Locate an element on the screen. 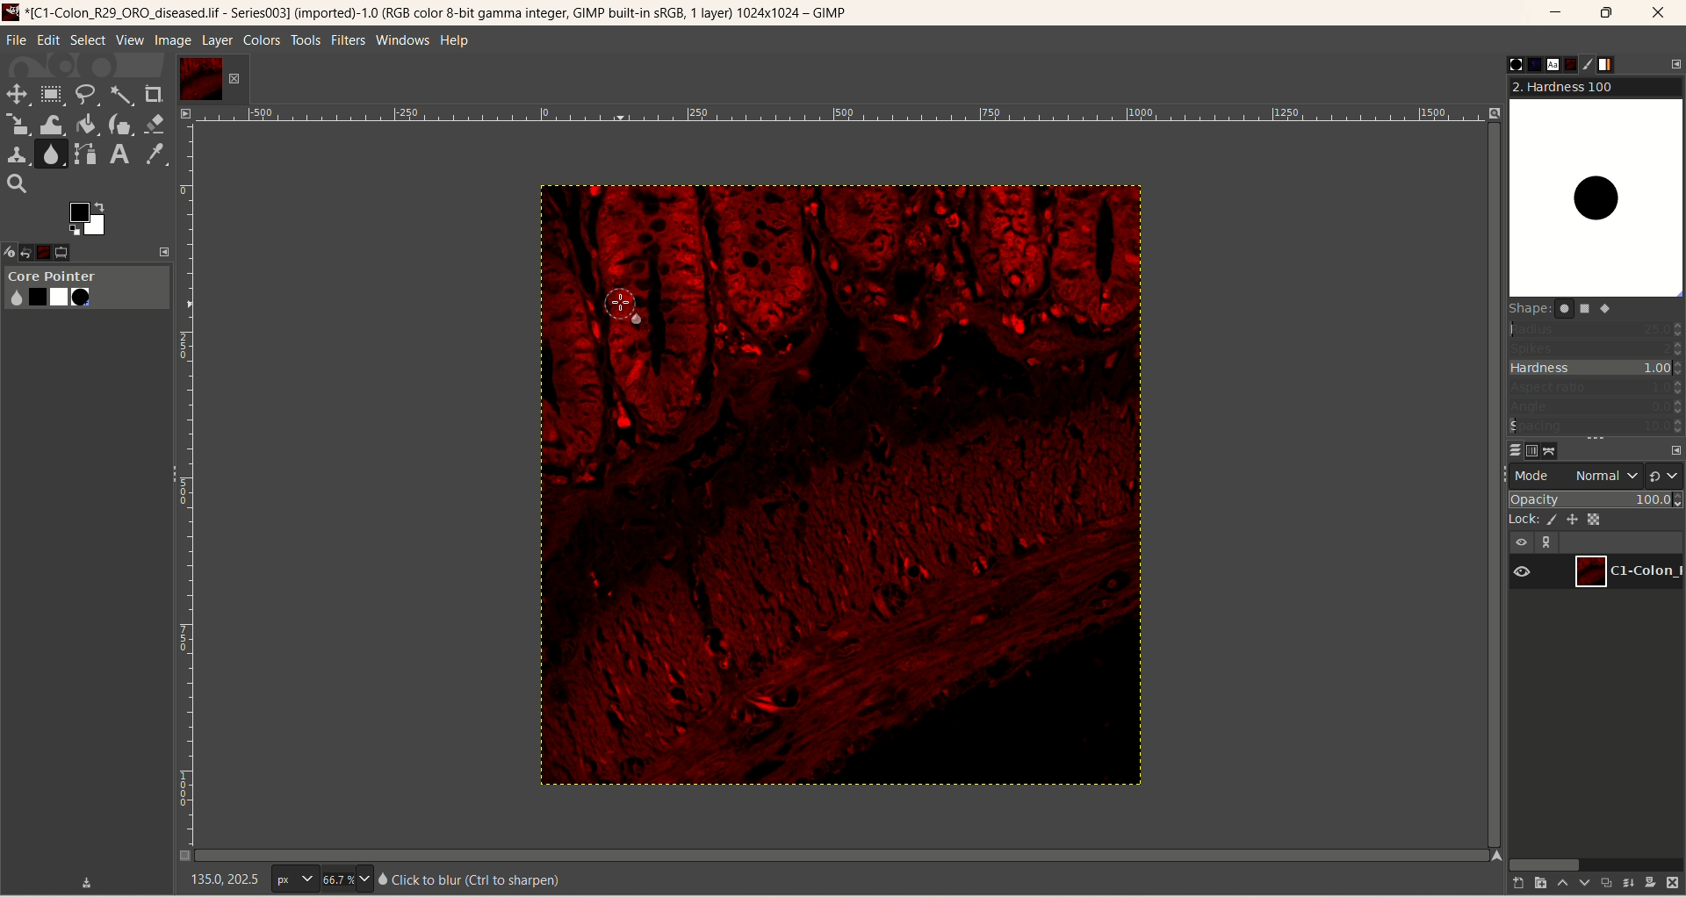  duplicate the layer is located at coordinates (1604, 885).